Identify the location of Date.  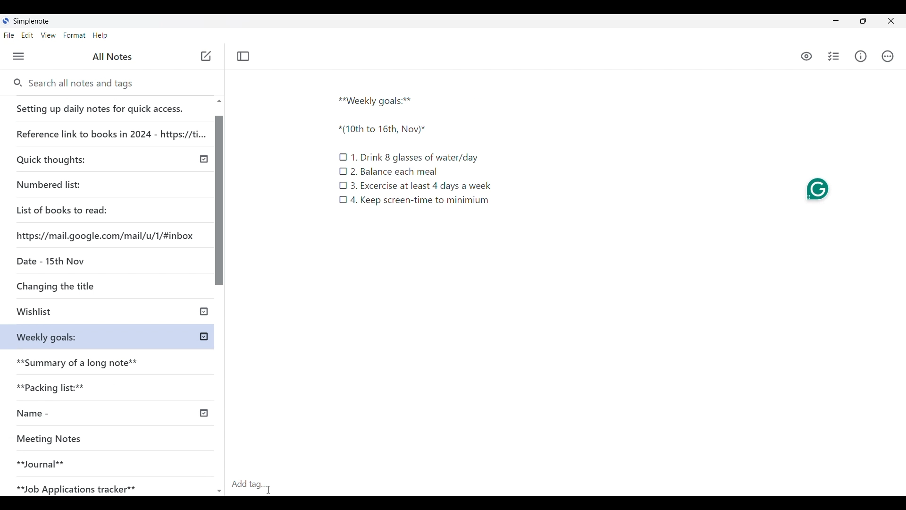
(49, 260).